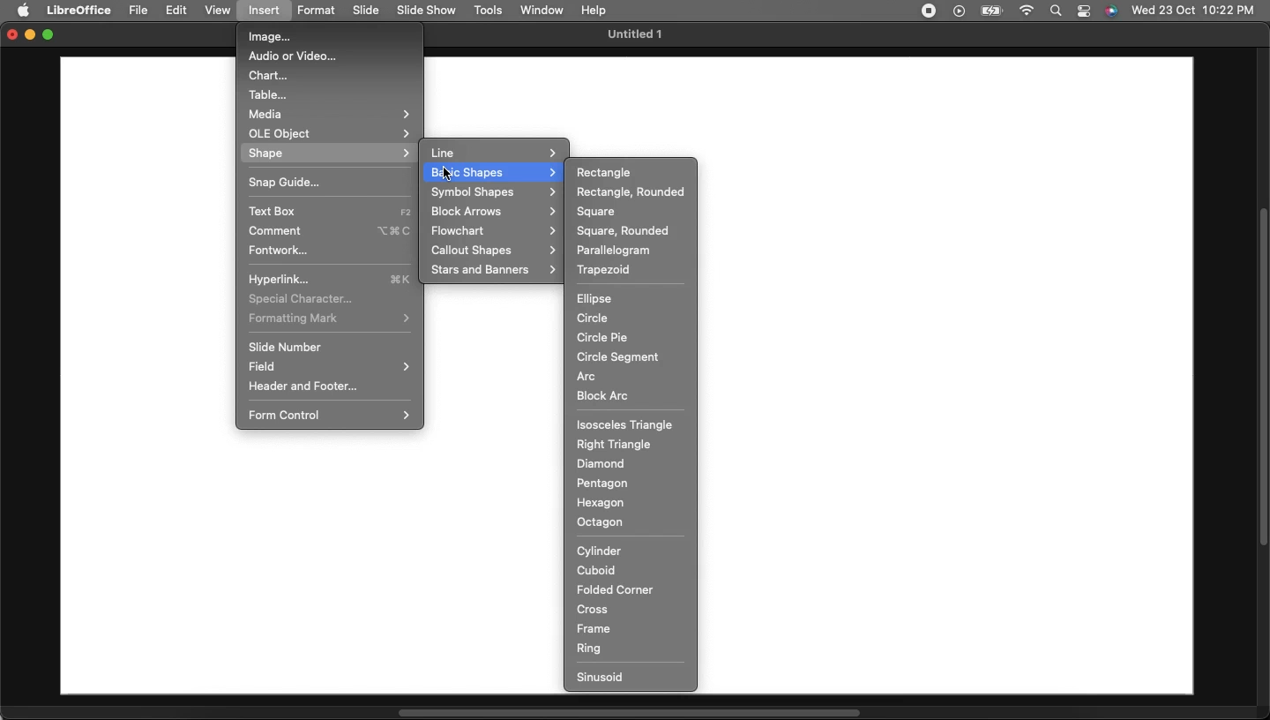 The height and width of the screenshot is (720, 1270). I want to click on Charge, so click(990, 11).